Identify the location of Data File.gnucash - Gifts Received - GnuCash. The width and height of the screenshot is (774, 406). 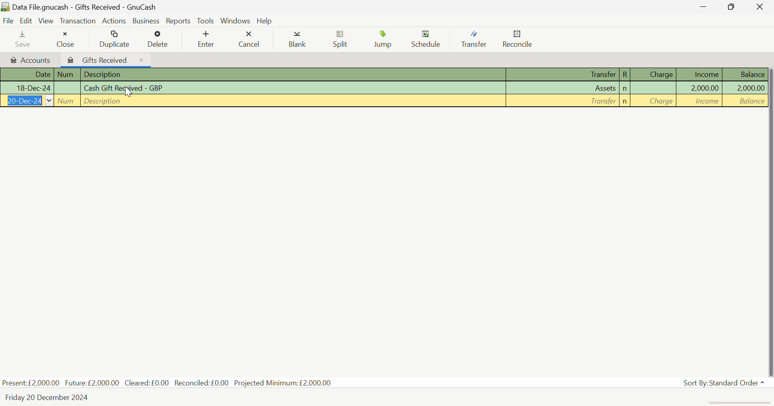
(98, 7).